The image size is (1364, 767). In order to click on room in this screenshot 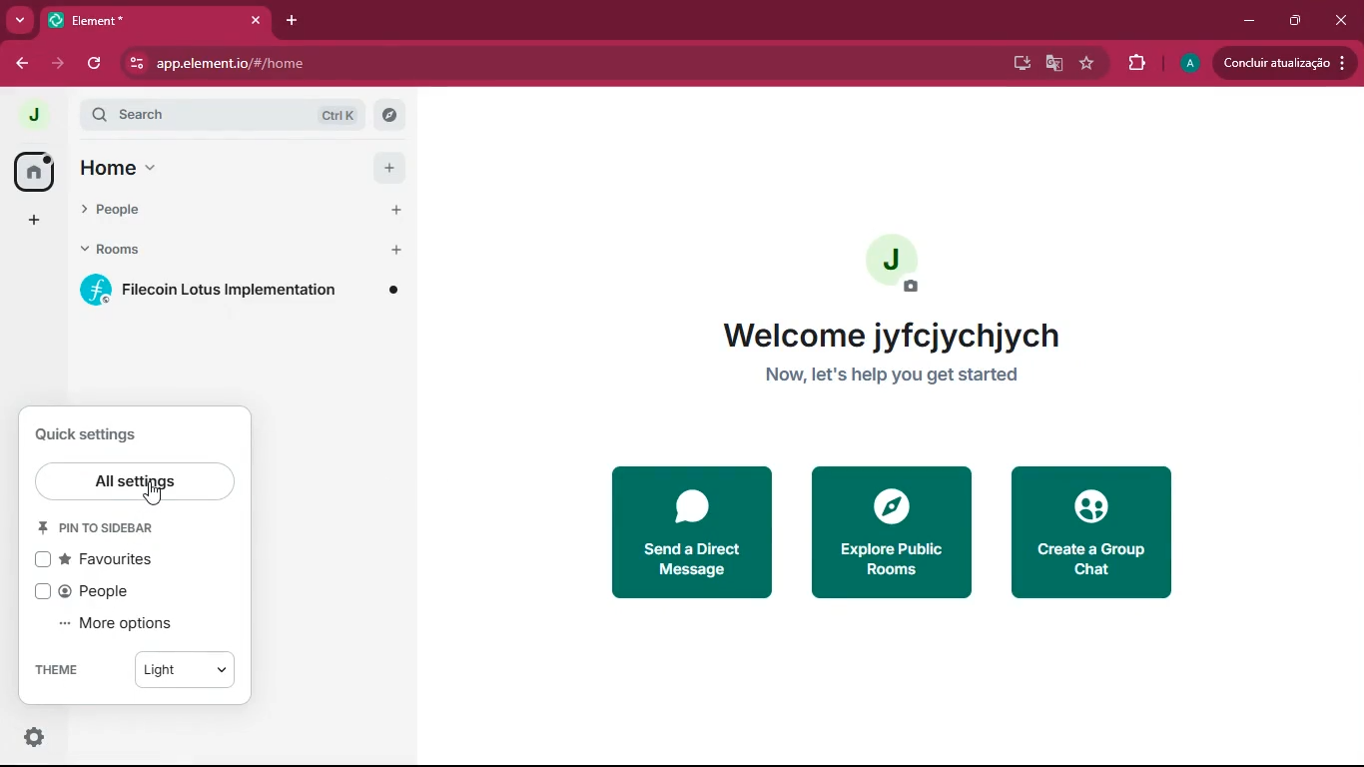, I will do `click(247, 290)`.